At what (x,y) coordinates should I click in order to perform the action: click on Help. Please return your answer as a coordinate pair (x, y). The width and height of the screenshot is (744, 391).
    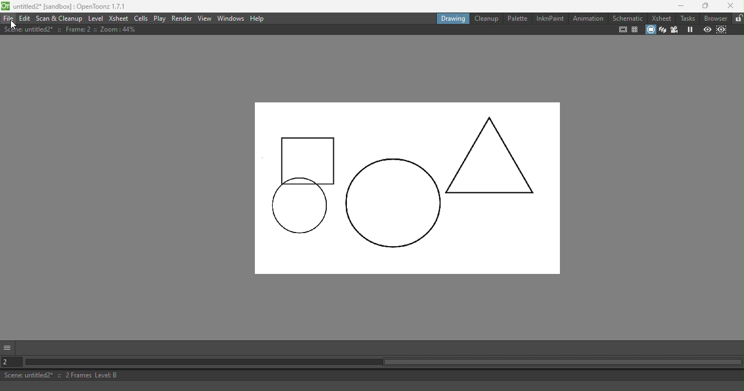
    Looking at the image, I should click on (258, 19).